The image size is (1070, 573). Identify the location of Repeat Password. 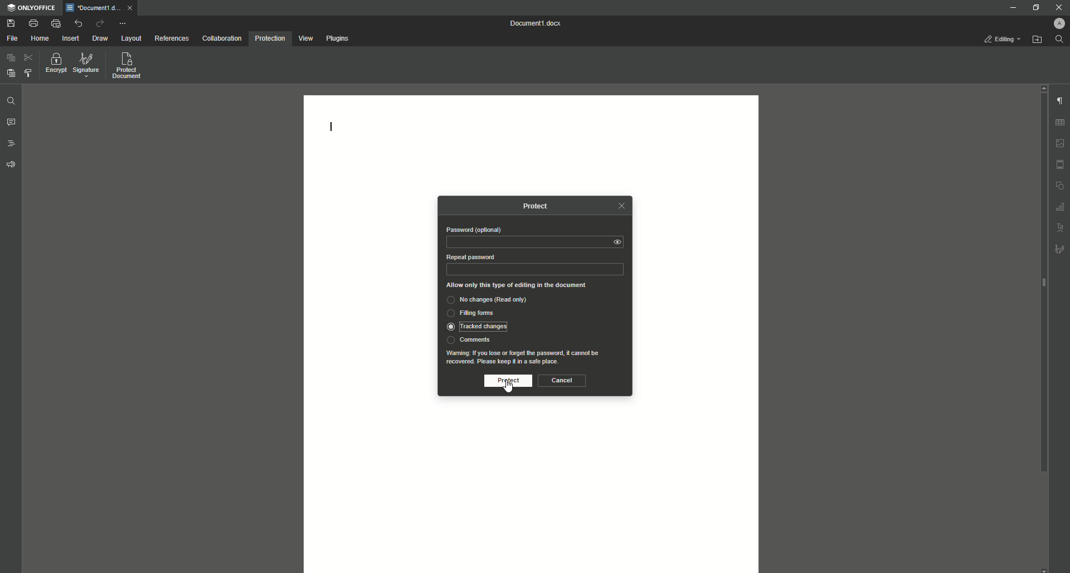
(536, 270).